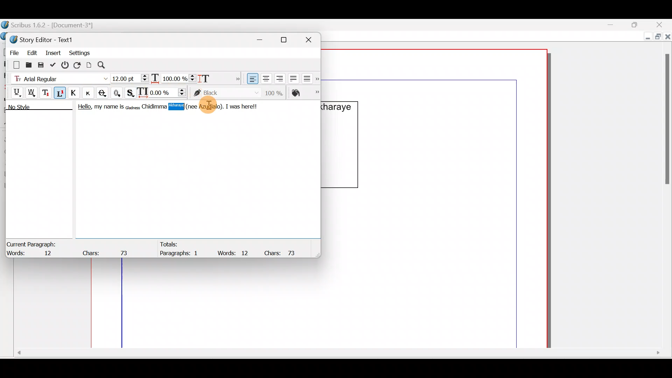 This screenshot has width=672, height=378. I want to click on Minimize, so click(646, 37).